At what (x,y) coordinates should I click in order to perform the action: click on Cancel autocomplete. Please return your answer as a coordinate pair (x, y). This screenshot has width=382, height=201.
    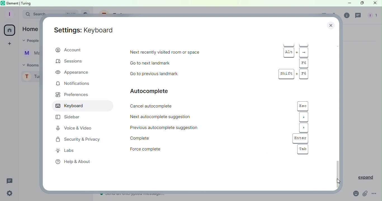
    Looking at the image, I should click on (178, 106).